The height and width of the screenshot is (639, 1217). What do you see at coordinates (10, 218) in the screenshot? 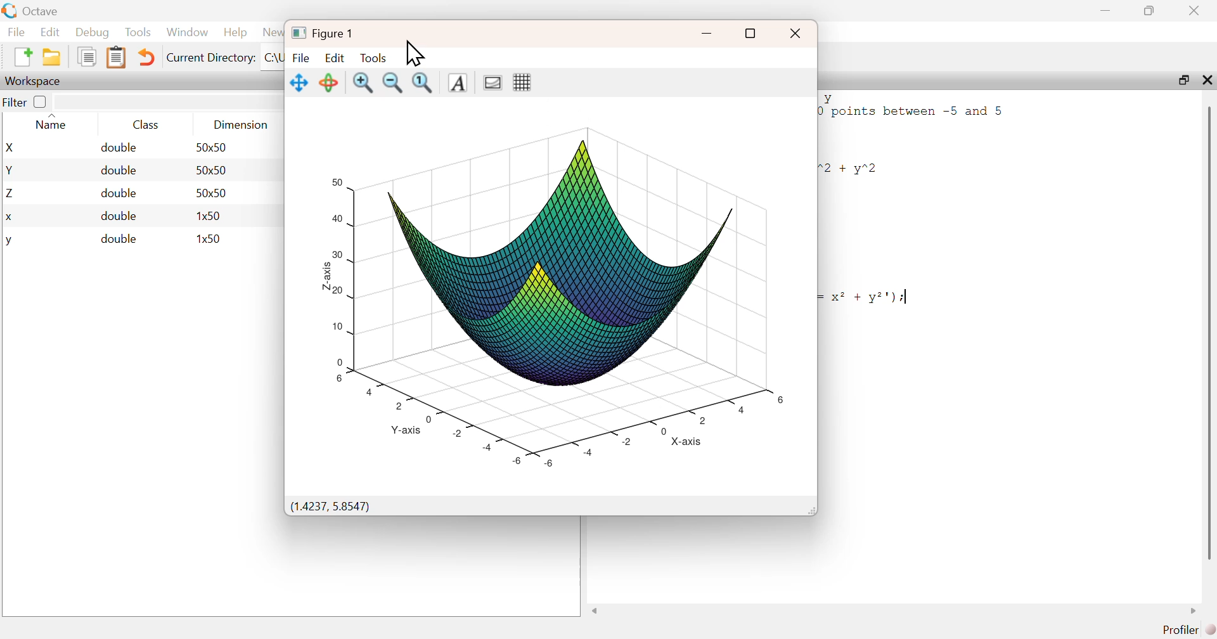
I see `x` at bounding box center [10, 218].